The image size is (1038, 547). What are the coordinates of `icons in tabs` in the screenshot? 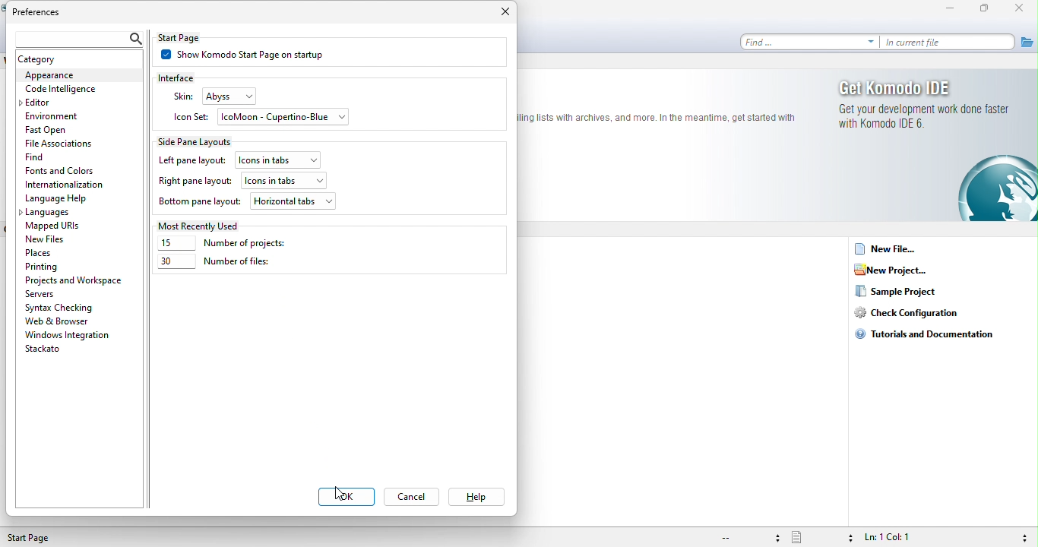 It's located at (284, 179).